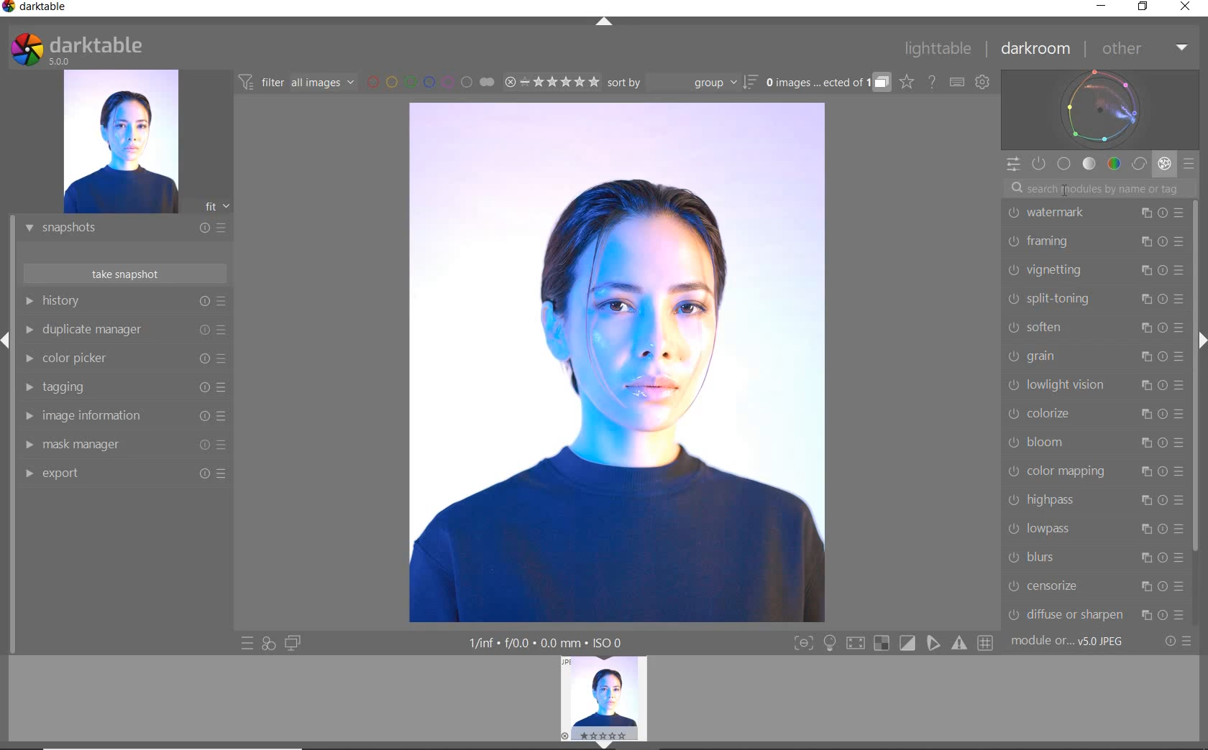  Describe the element at coordinates (987, 644) in the screenshot. I see `Button` at that location.